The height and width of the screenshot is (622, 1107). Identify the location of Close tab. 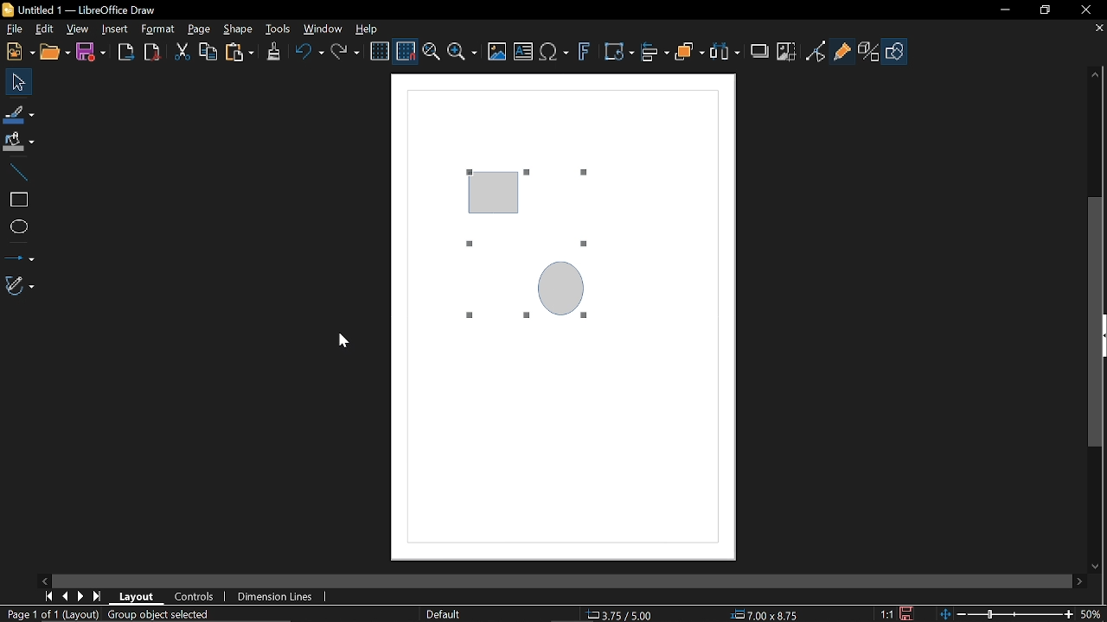
(1098, 28).